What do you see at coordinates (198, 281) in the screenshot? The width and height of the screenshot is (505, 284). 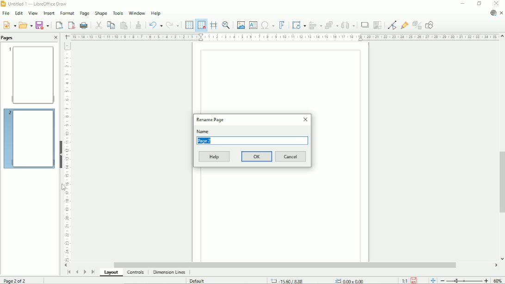 I see `Default` at bounding box center [198, 281].